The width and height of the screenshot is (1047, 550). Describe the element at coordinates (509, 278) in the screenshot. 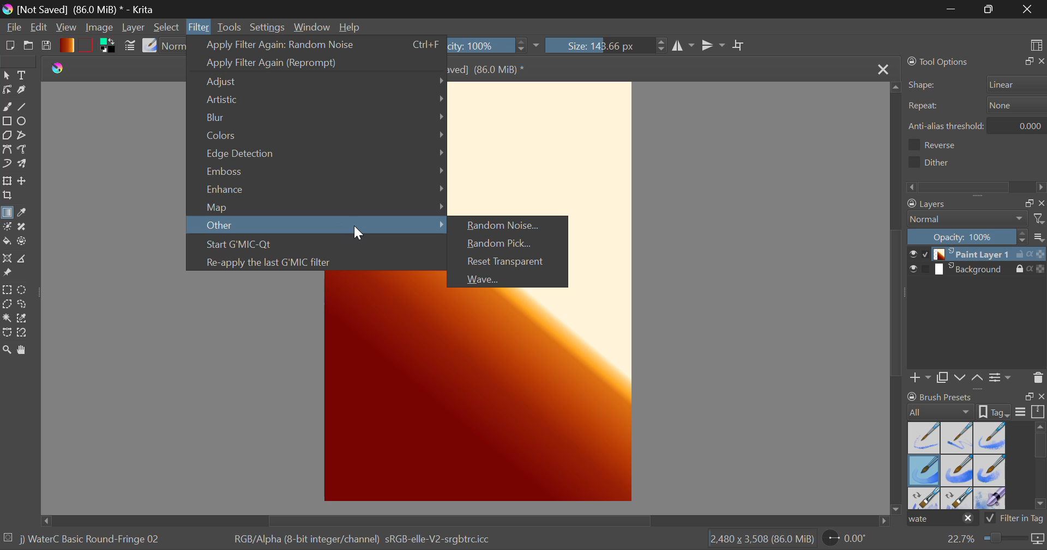

I see `Wave` at that location.